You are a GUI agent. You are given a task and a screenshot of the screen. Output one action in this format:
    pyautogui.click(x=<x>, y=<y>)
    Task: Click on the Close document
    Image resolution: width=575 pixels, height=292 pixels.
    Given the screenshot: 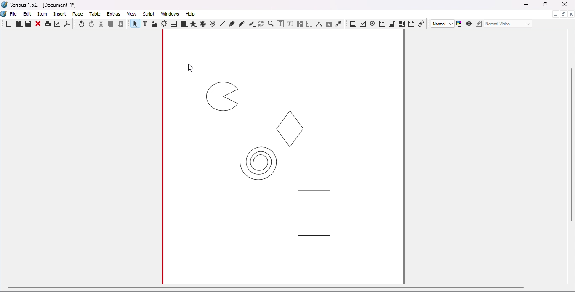 What is the action you would take?
    pyautogui.click(x=571, y=14)
    